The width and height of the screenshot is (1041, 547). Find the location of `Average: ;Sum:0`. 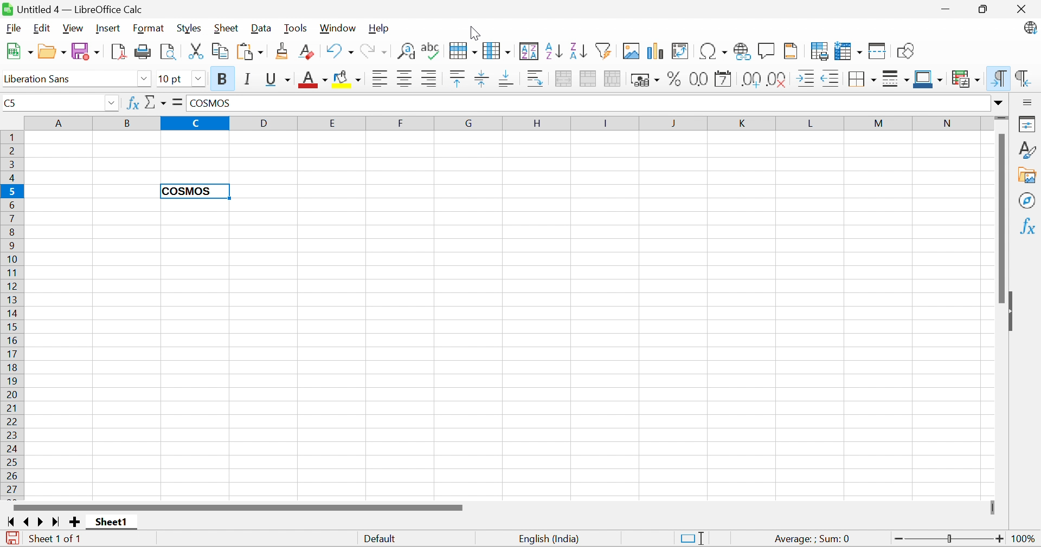

Average: ;Sum:0 is located at coordinates (812, 539).